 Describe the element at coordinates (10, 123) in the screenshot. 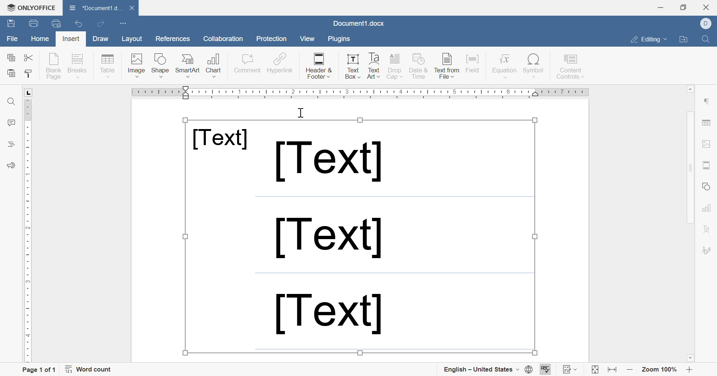

I see `Comments` at that location.